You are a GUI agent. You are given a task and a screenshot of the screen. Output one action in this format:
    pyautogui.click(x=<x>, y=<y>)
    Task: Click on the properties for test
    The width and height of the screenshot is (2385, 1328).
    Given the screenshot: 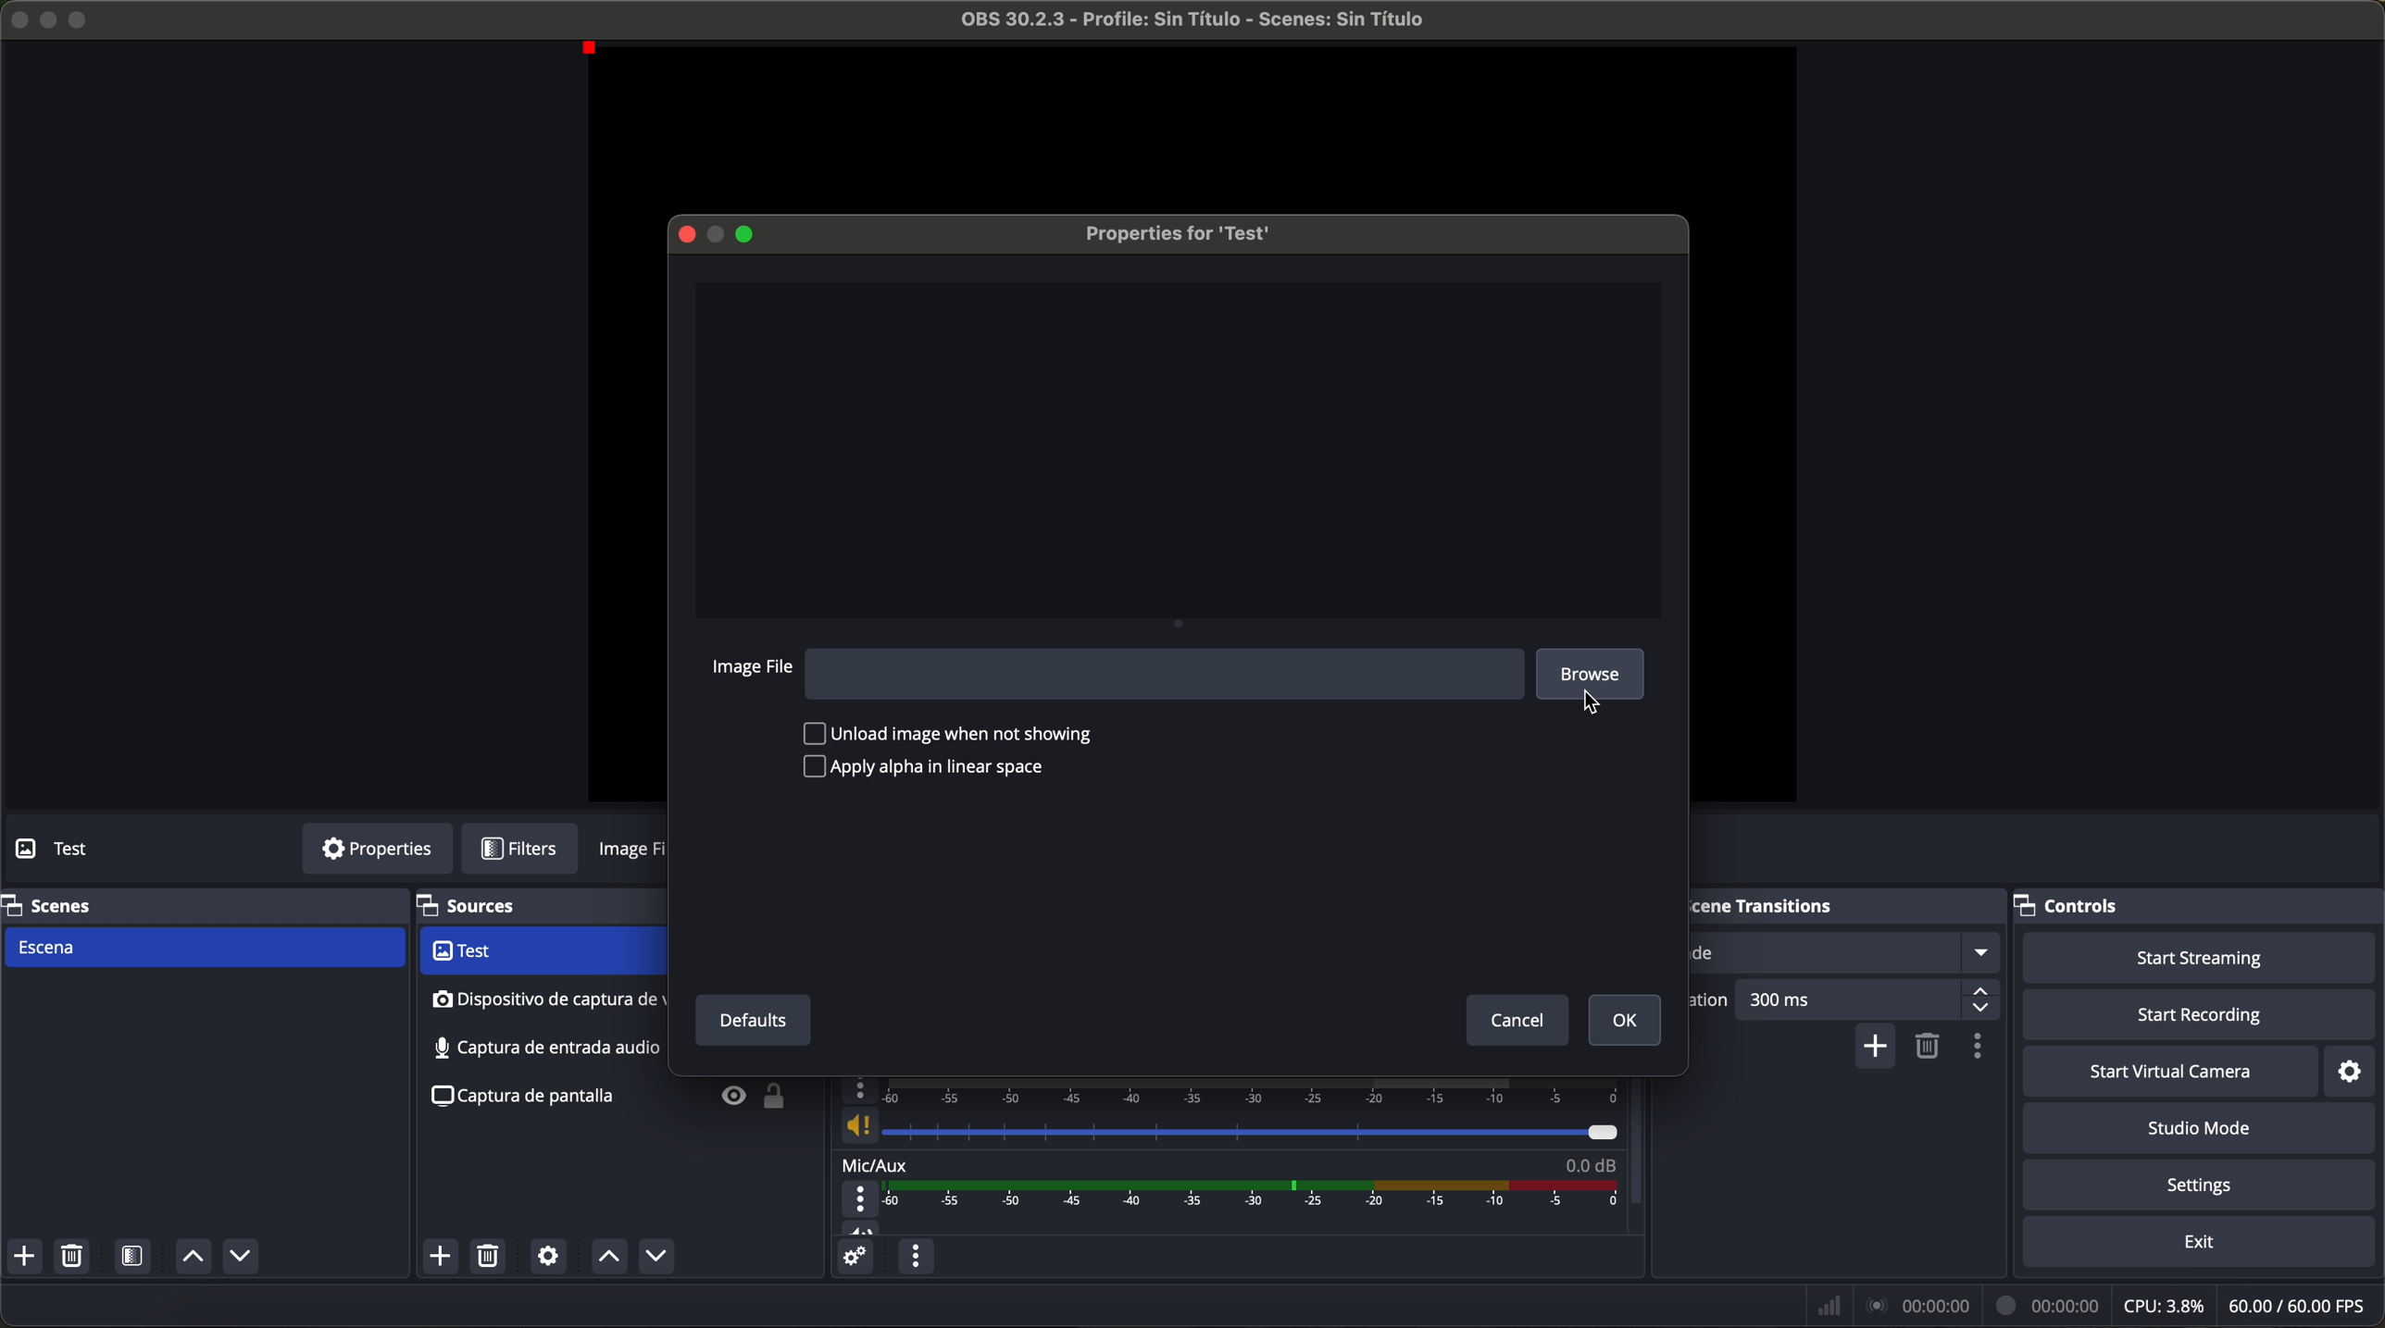 What is the action you would take?
    pyautogui.click(x=1176, y=232)
    